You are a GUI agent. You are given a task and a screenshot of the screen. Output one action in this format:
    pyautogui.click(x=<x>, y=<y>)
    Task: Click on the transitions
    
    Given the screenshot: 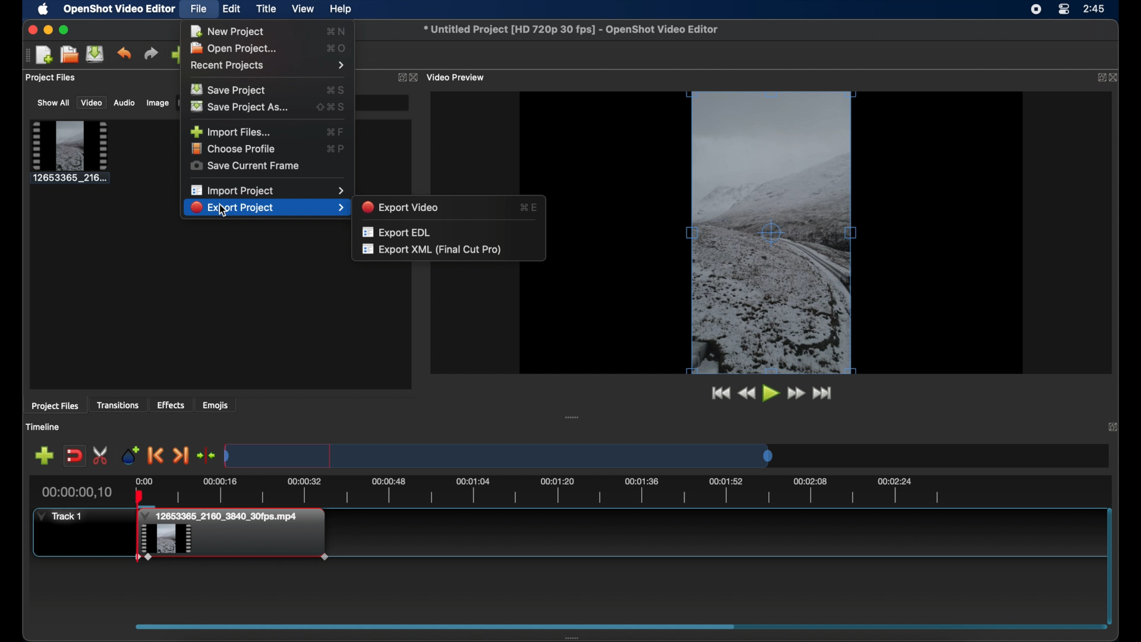 What is the action you would take?
    pyautogui.click(x=119, y=405)
    